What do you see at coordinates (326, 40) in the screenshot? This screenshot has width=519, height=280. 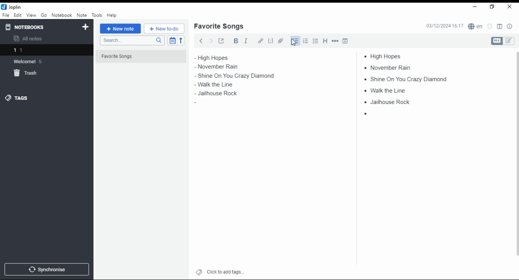 I see `heading` at bounding box center [326, 40].